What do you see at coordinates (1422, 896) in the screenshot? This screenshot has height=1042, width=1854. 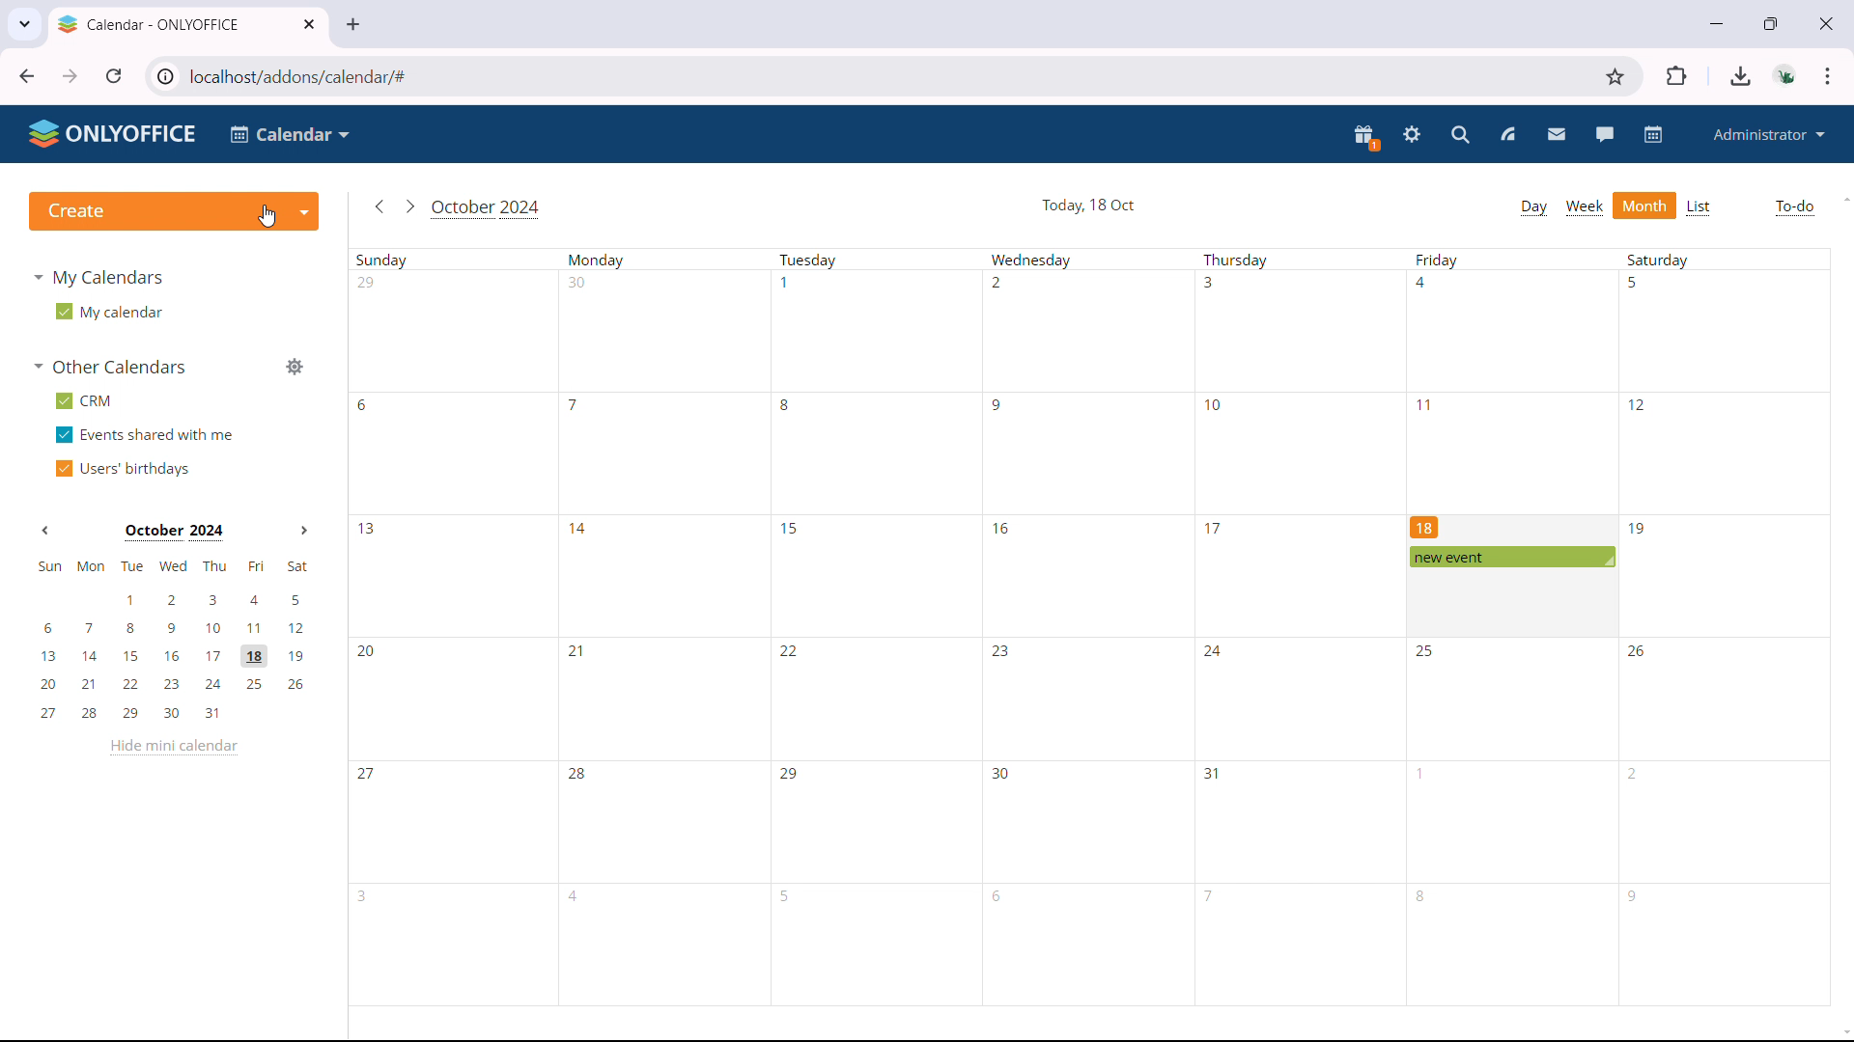 I see `8` at bounding box center [1422, 896].